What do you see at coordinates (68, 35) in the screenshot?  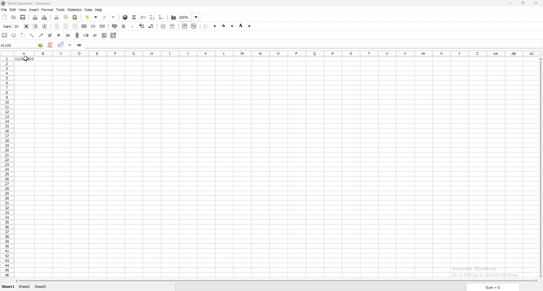 I see `button` at bounding box center [68, 35].